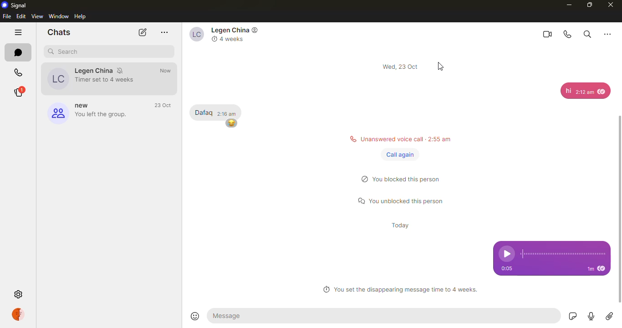 This screenshot has height=328, width=622. Describe the element at coordinates (564, 254) in the screenshot. I see `track` at that location.